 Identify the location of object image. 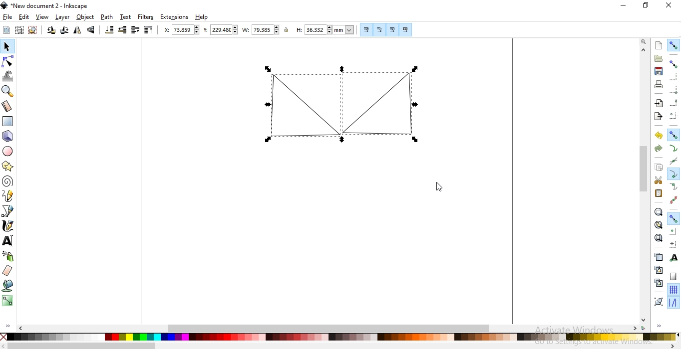
(301, 106).